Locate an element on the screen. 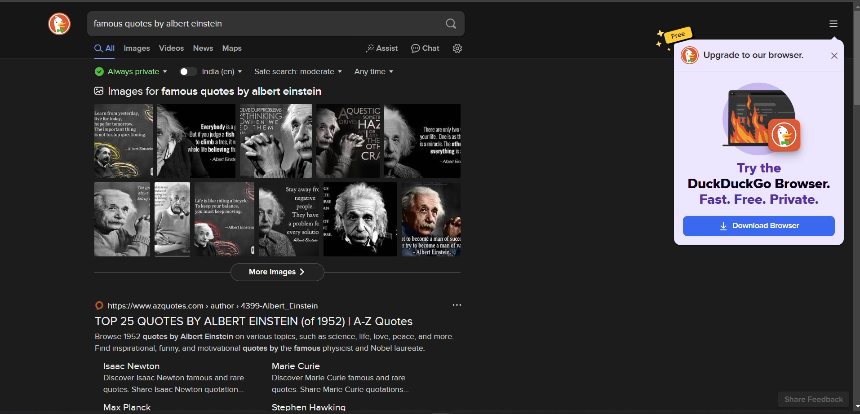 This screenshot has height=414, width=860. options is located at coordinates (832, 24).